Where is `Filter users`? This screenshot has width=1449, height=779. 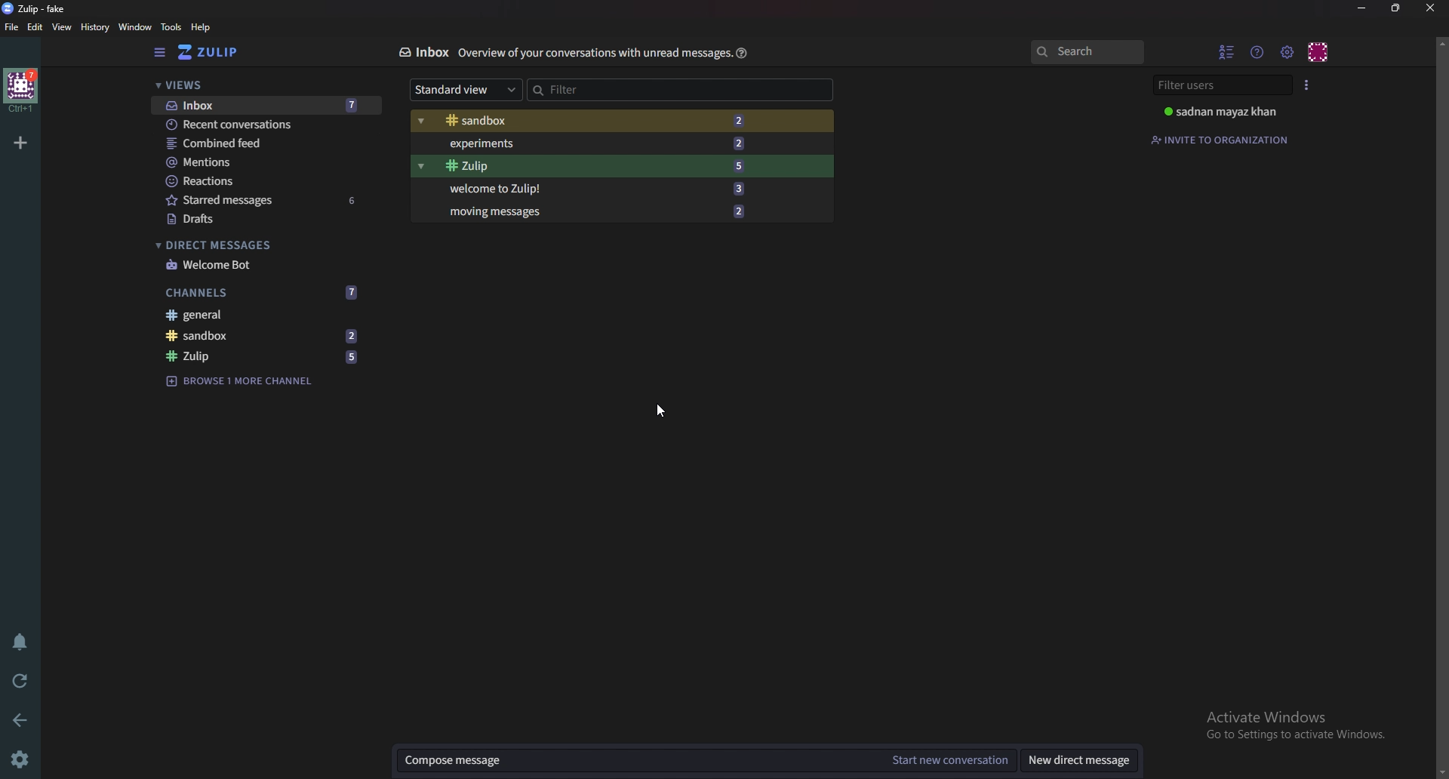
Filter users is located at coordinates (1225, 85).